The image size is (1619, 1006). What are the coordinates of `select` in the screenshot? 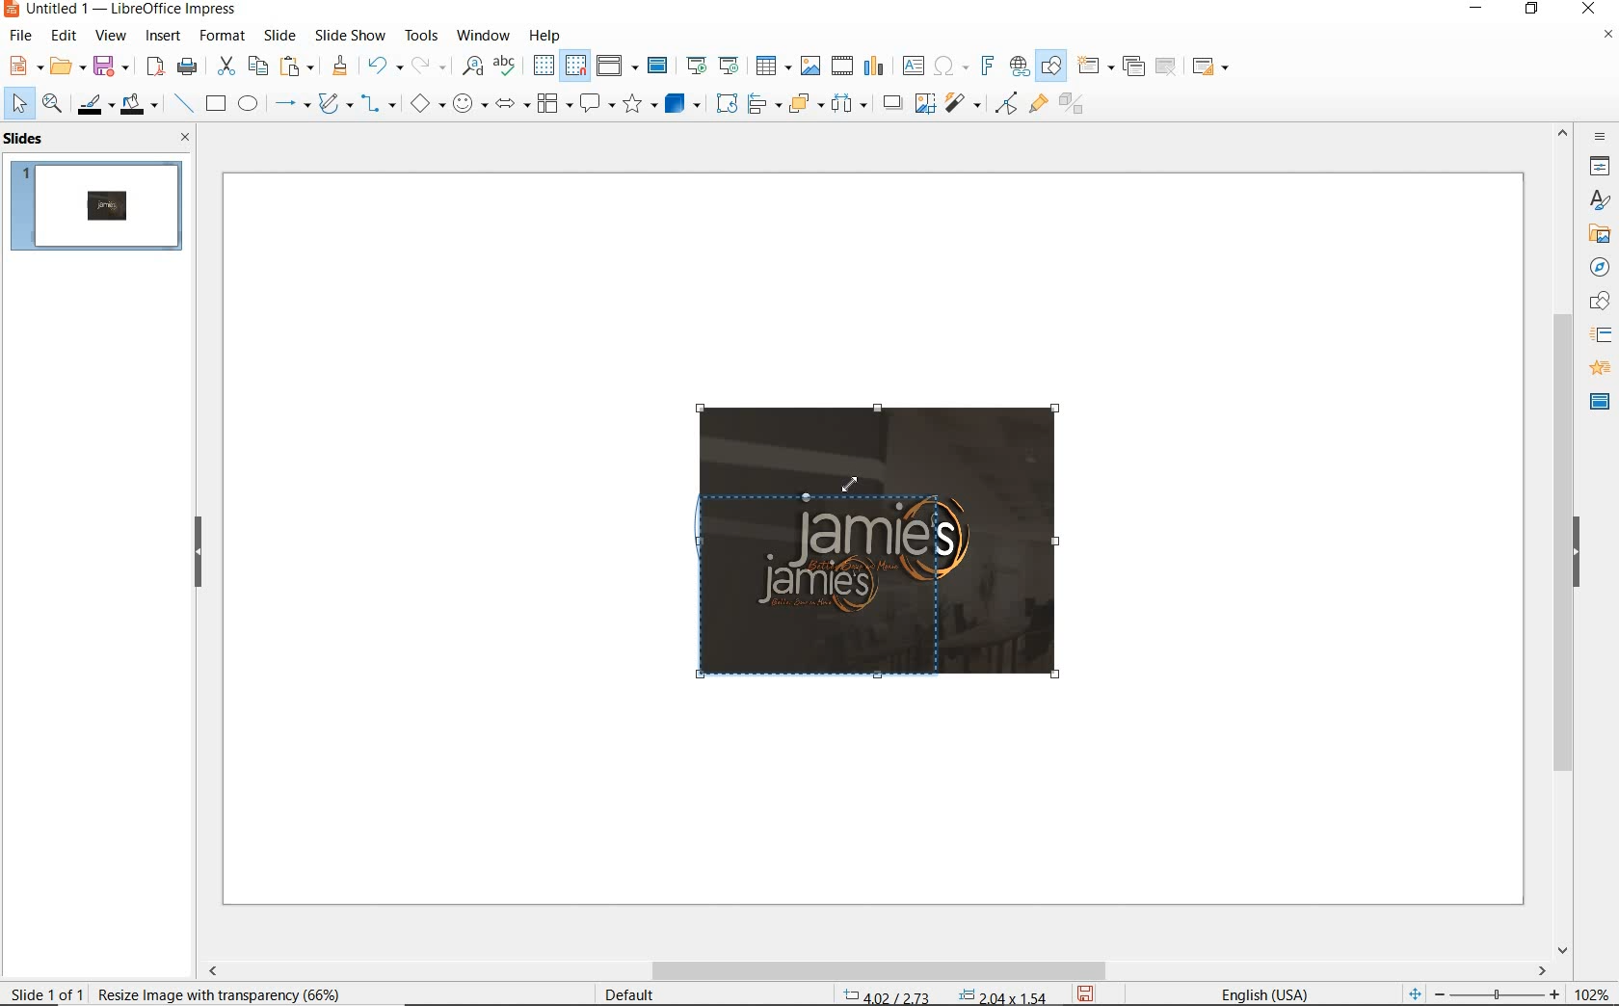 It's located at (20, 104).